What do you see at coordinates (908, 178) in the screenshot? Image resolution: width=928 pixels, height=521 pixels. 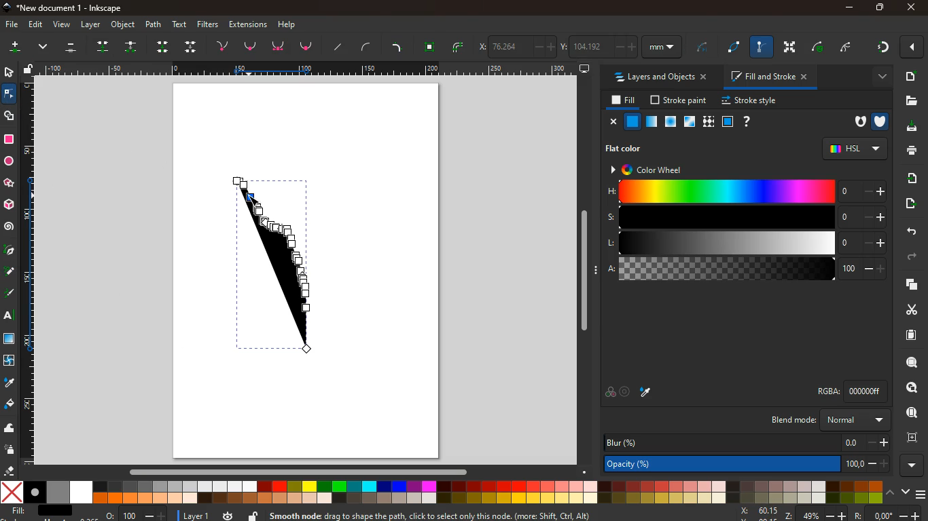 I see `receive` at bounding box center [908, 178].